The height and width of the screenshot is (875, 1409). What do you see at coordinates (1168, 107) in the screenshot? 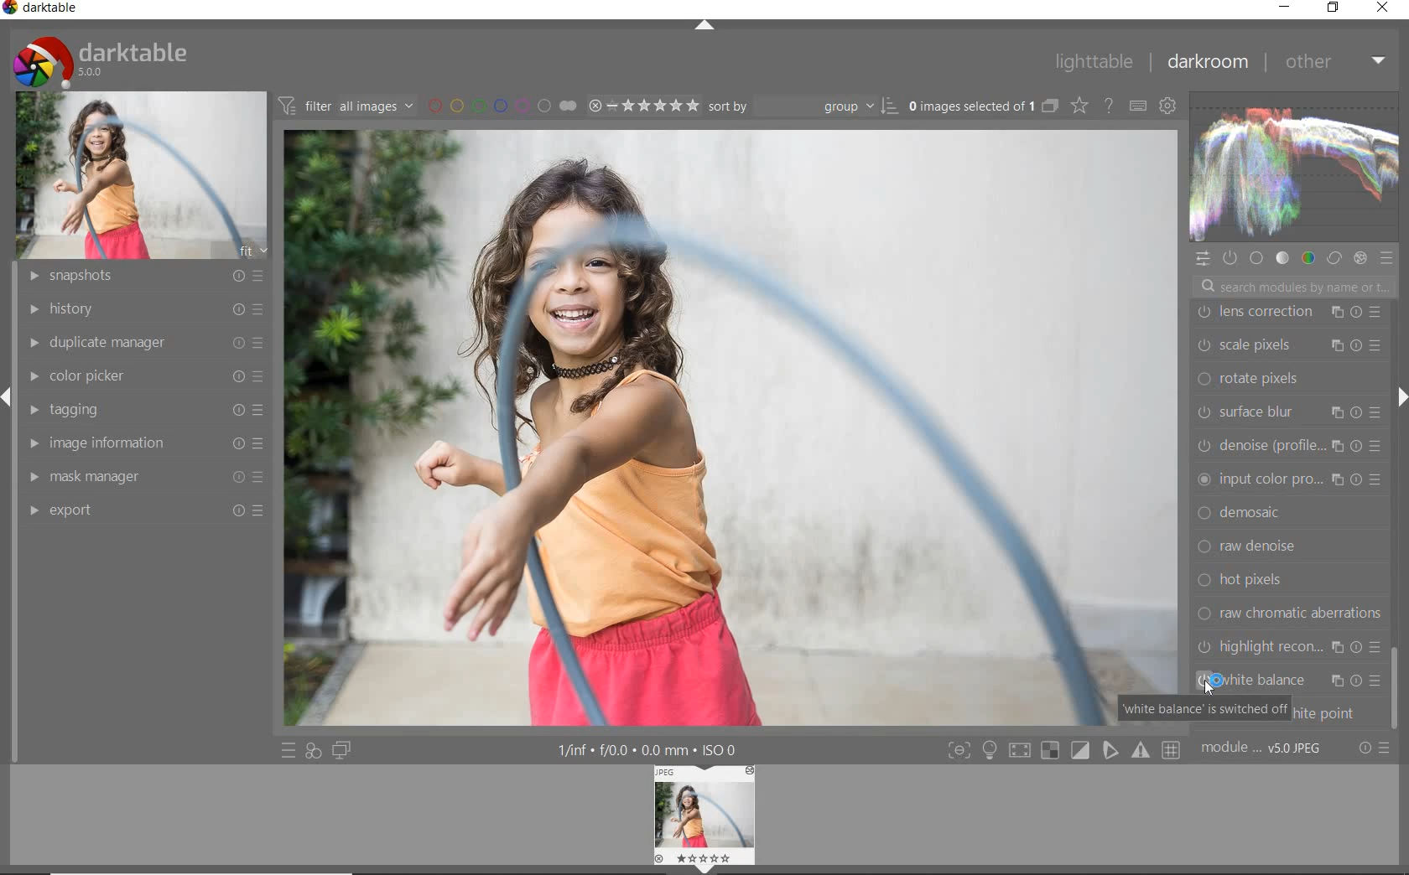
I see `show global preference` at bounding box center [1168, 107].